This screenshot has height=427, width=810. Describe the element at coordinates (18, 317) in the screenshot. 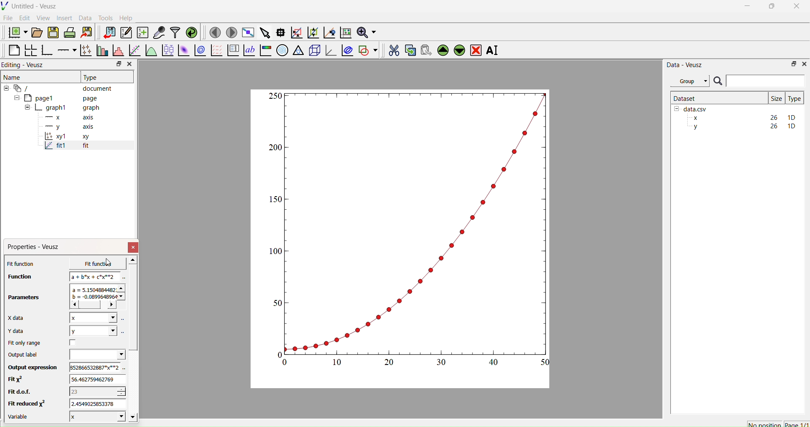

I see `X data` at that location.